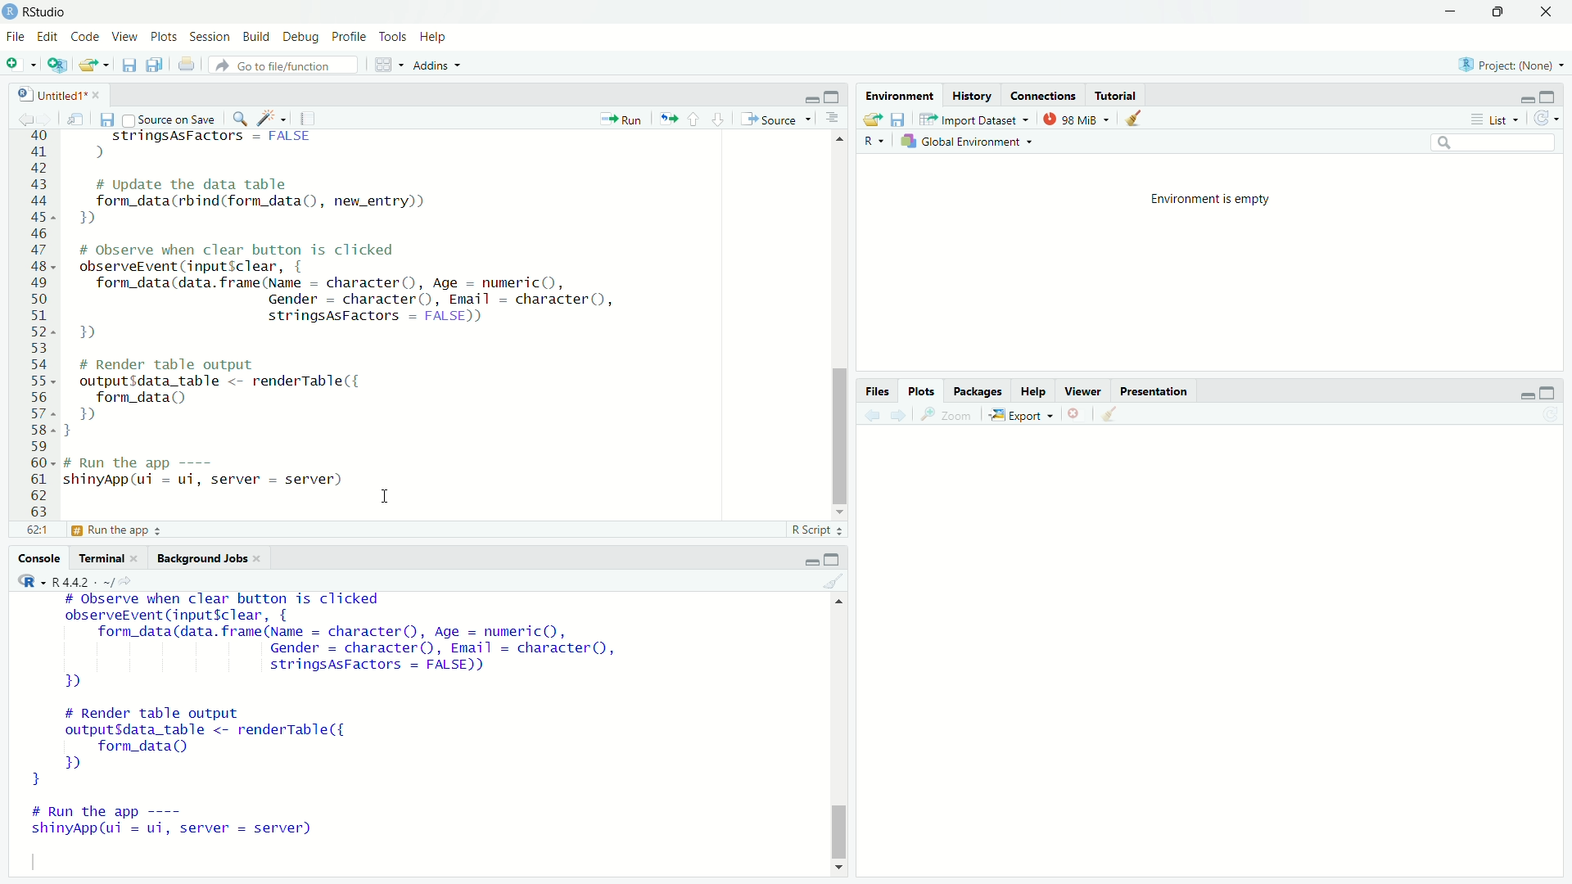  What do you see at coordinates (118, 533) in the screenshot?
I see `define server` at bounding box center [118, 533].